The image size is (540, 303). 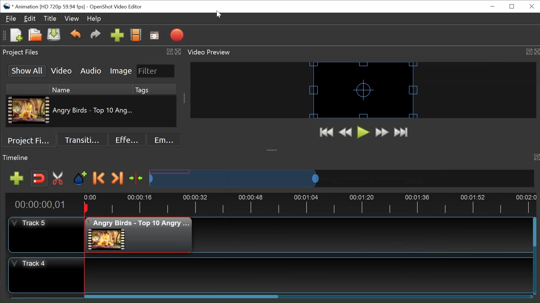 I want to click on Restore, so click(x=512, y=6).